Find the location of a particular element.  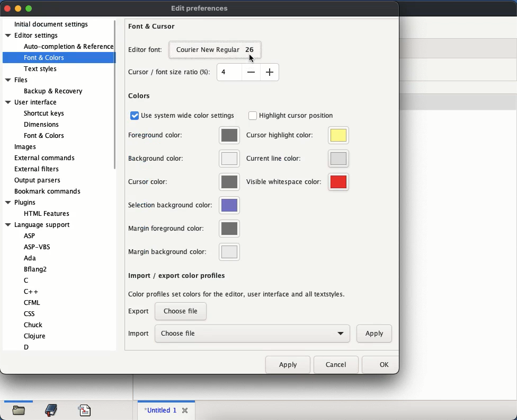

Bflang2 is located at coordinates (35, 269).